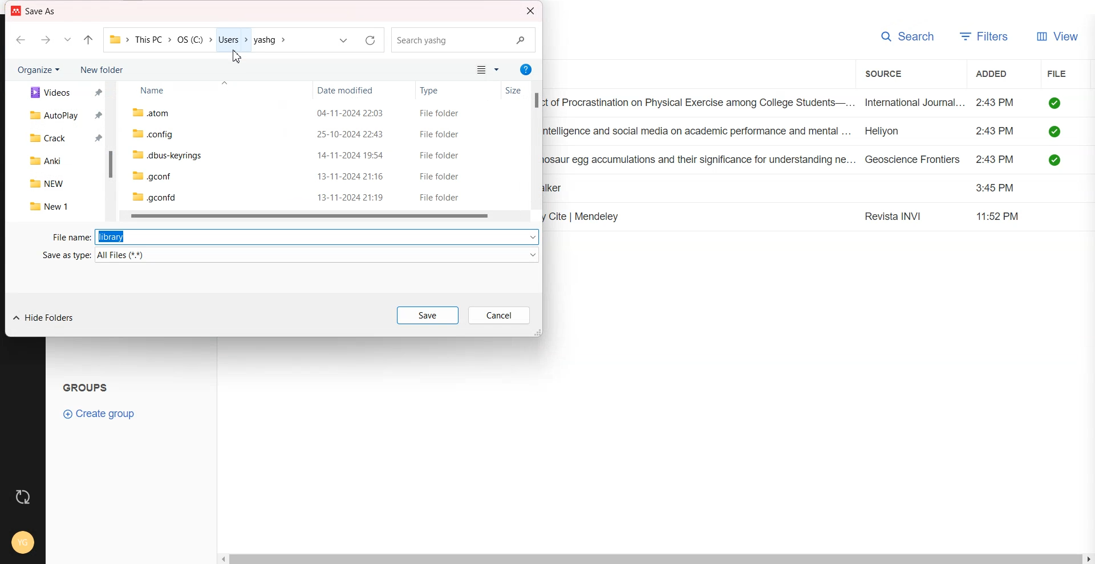 The image size is (1095, 564). I want to click on Geoscience Frontiers, so click(913, 160).